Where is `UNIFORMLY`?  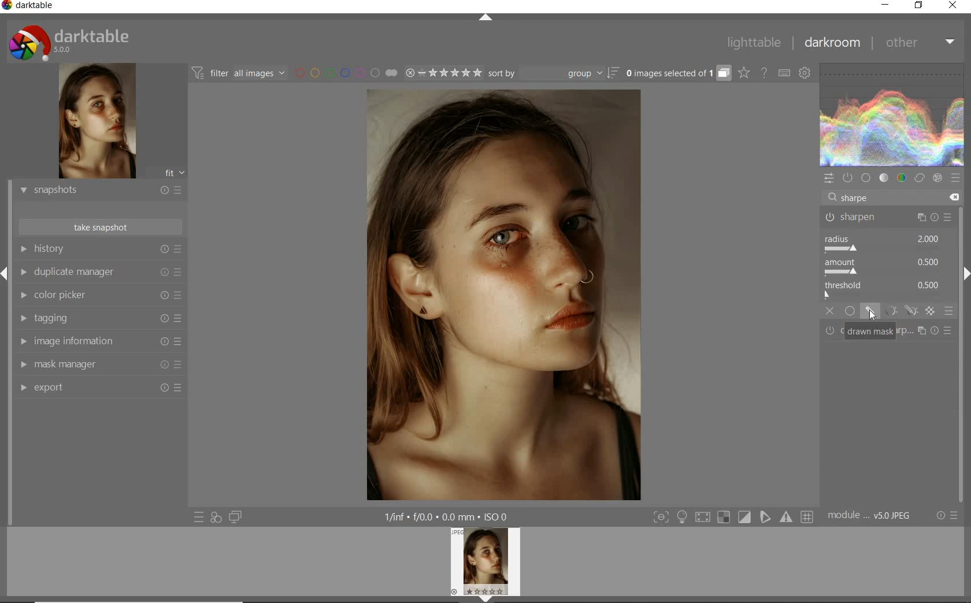
UNIFORMLY is located at coordinates (850, 311).